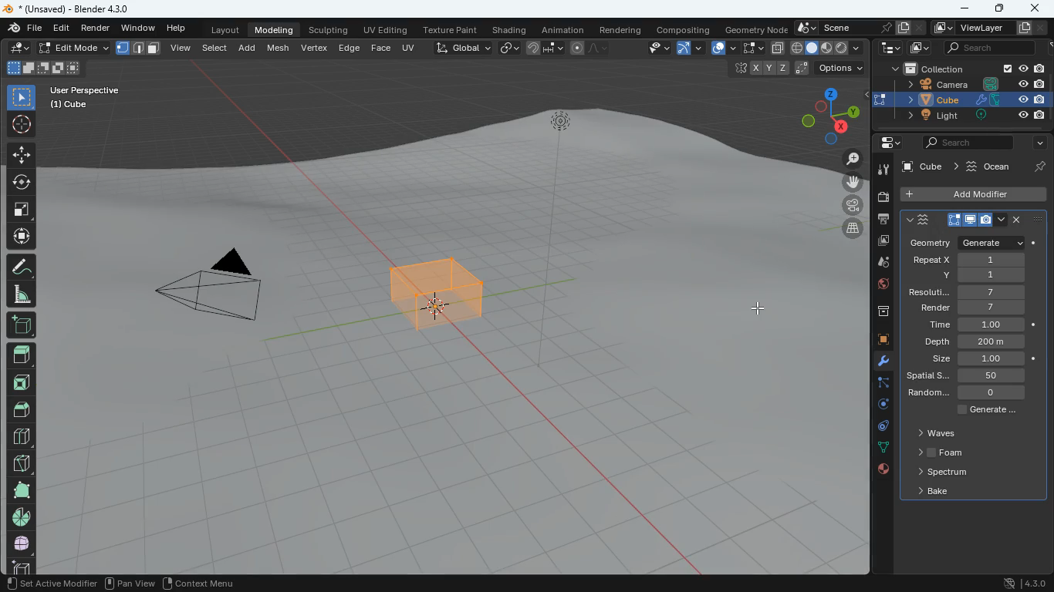 This screenshot has width=1054, height=592. What do you see at coordinates (759, 308) in the screenshot?
I see `cursor` at bounding box center [759, 308].